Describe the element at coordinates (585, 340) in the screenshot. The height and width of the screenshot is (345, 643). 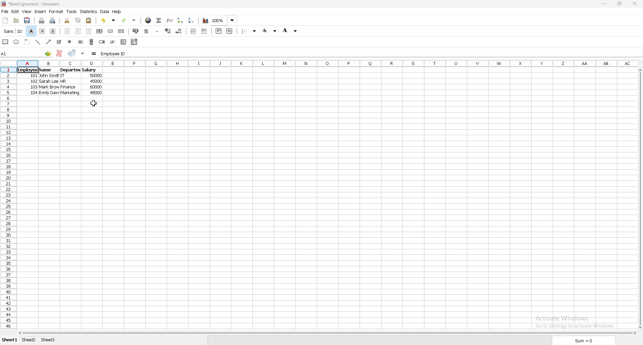
I see `sum` at that location.